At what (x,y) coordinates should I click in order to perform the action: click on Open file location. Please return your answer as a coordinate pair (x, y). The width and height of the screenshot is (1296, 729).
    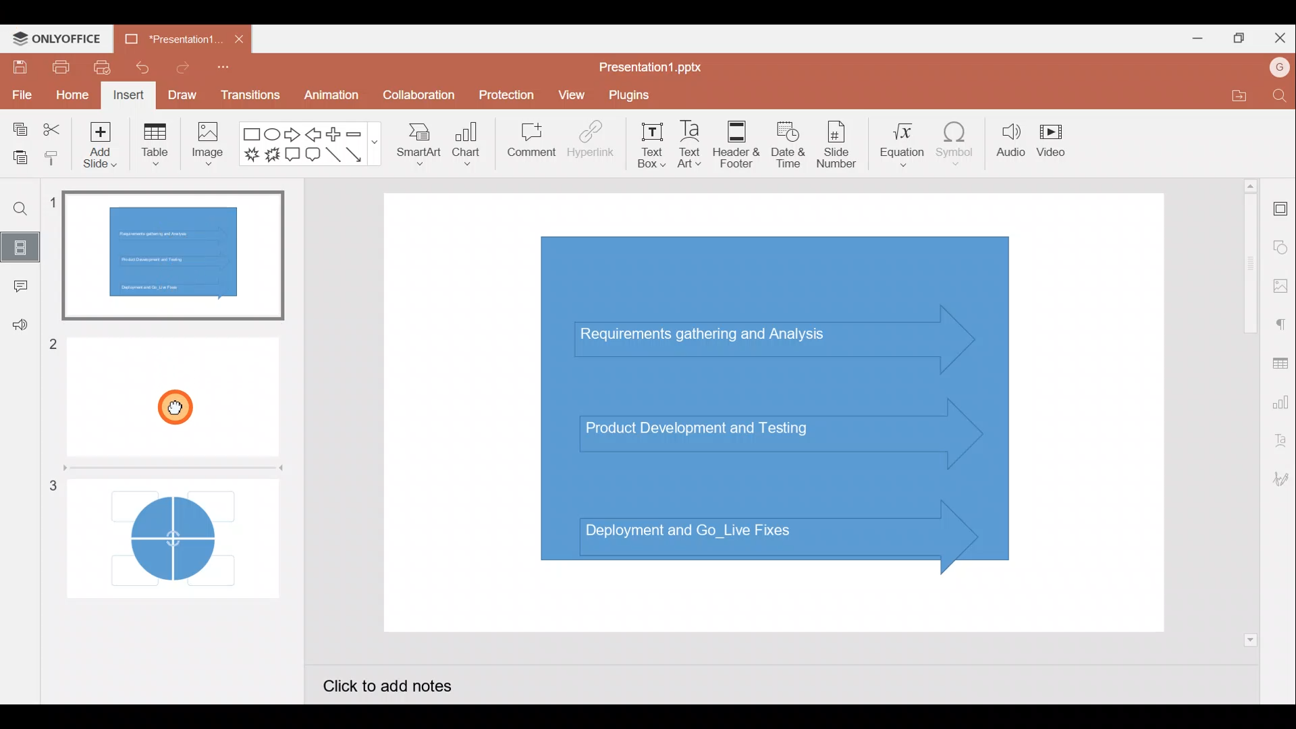
    Looking at the image, I should click on (1231, 95).